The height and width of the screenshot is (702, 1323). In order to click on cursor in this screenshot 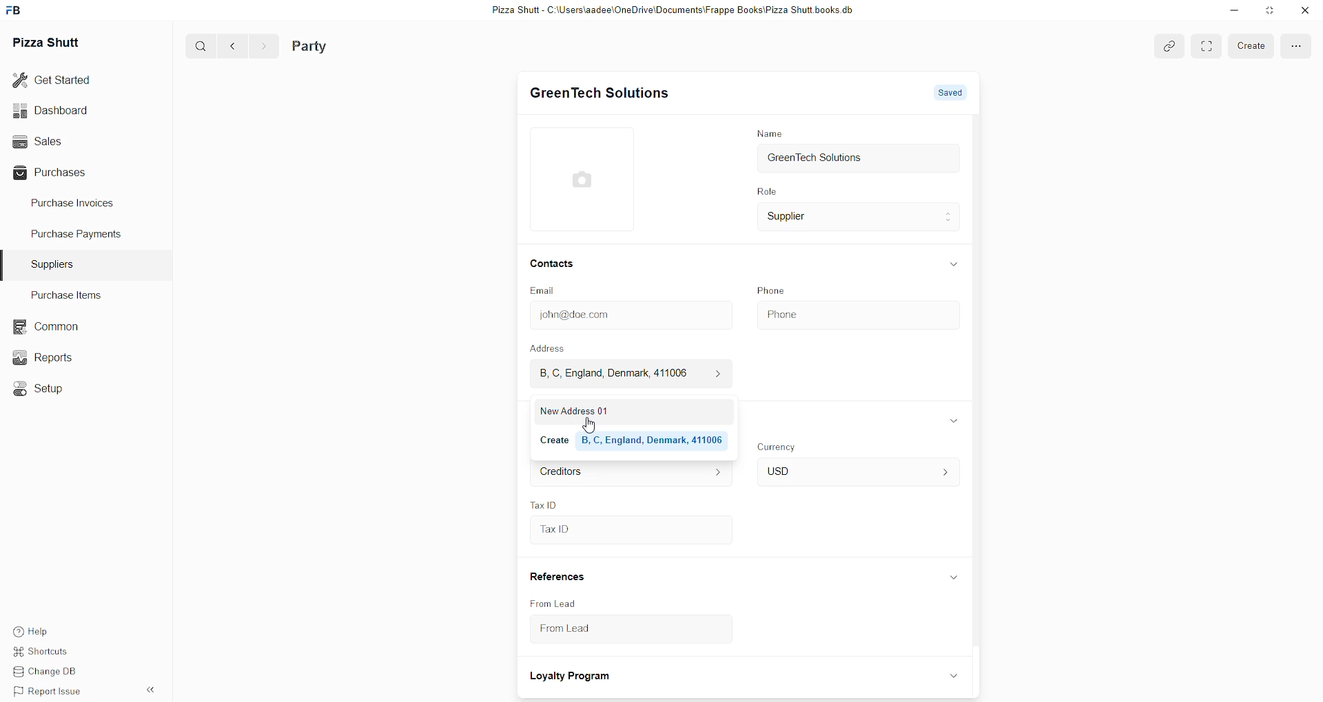, I will do `click(591, 425)`.